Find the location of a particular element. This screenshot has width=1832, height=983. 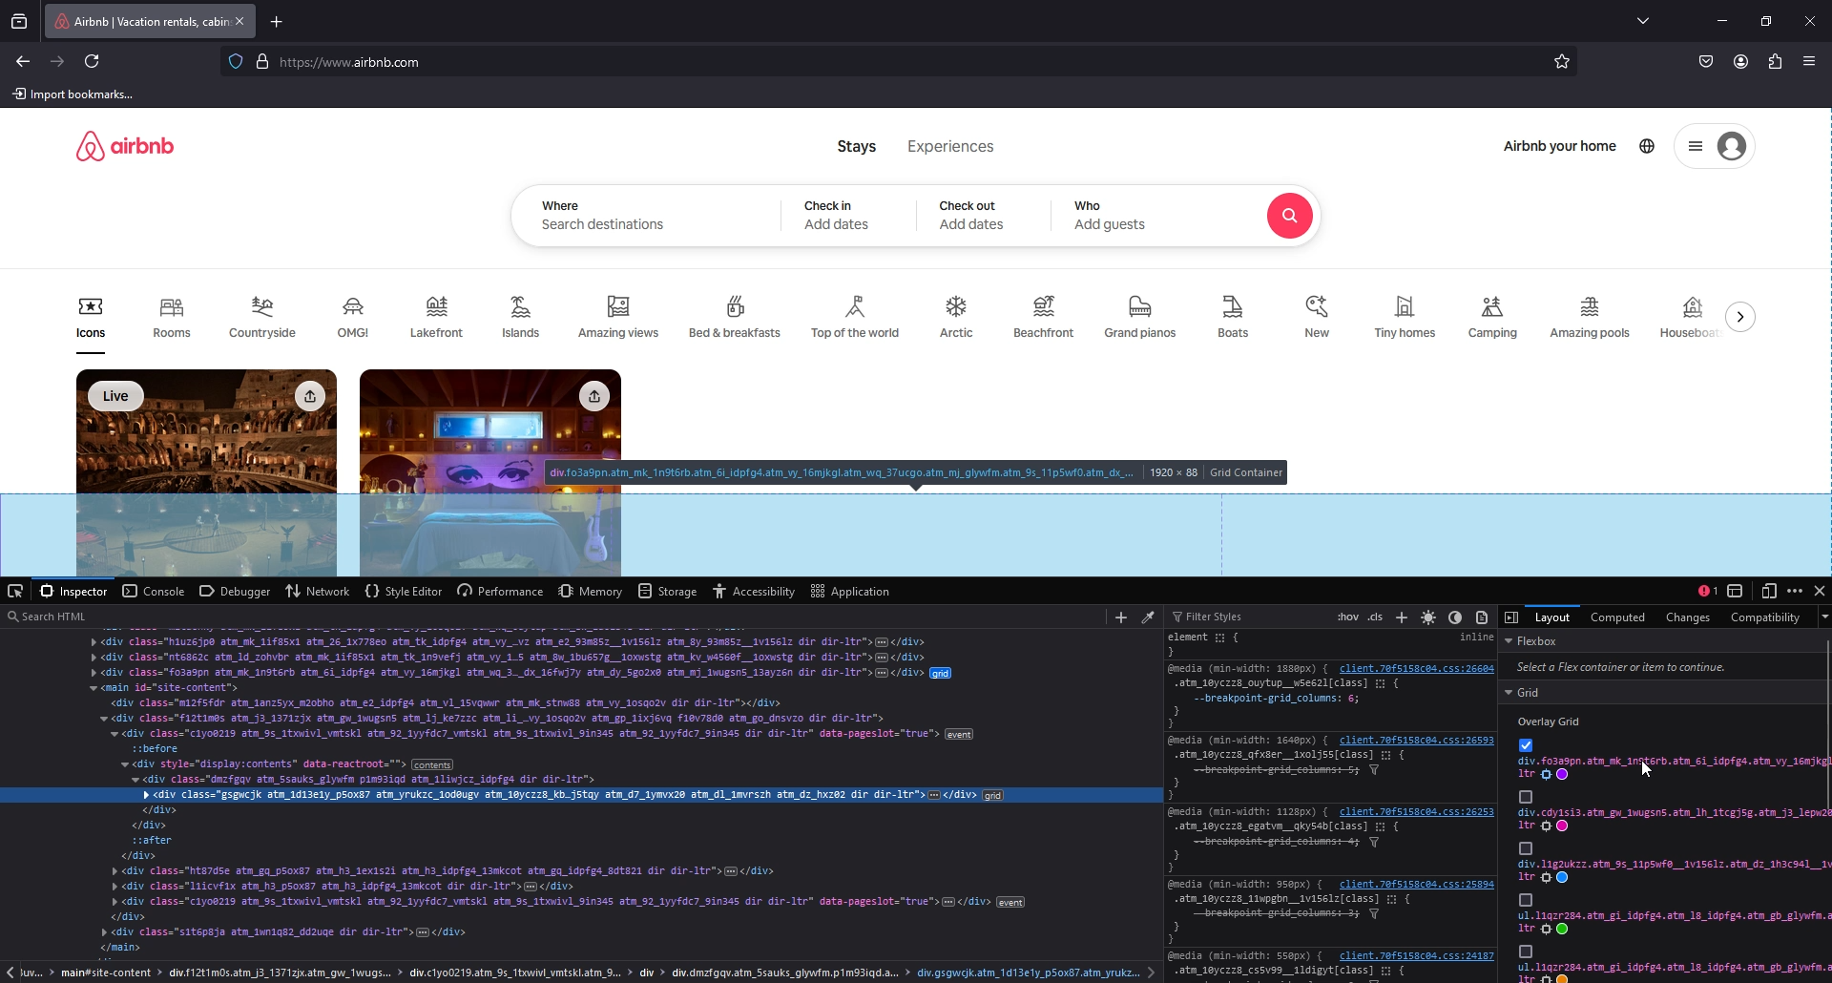

Checkout is located at coordinates (969, 205).